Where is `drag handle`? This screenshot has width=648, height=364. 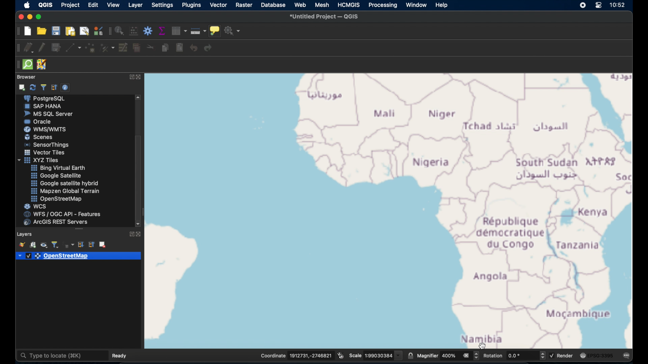 drag handle is located at coordinates (16, 65).